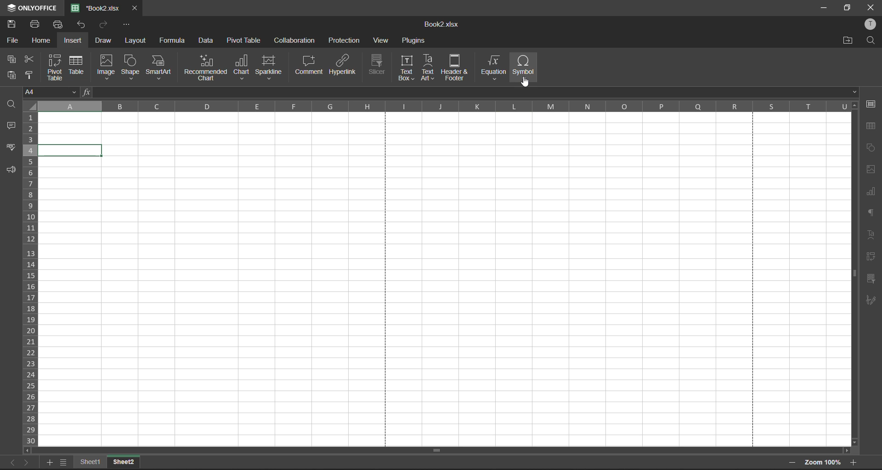  Describe the element at coordinates (244, 41) in the screenshot. I see `pivot table` at that location.